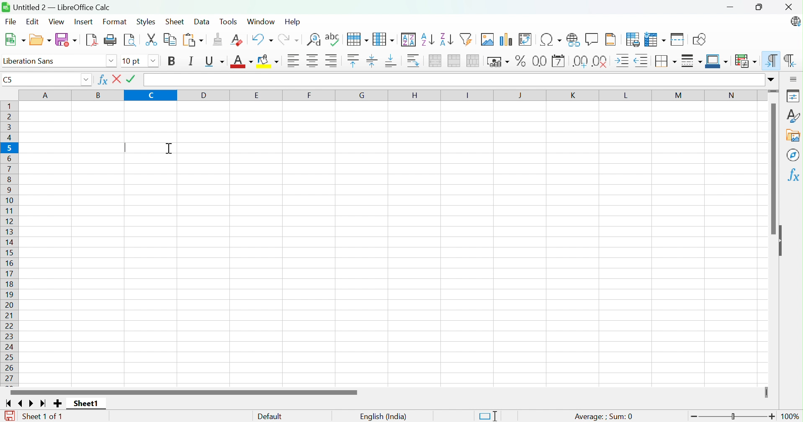 The image size is (803, 422). Describe the element at coordinates (611, 39) in the screenshot. I see `Headers and footers` at that location.